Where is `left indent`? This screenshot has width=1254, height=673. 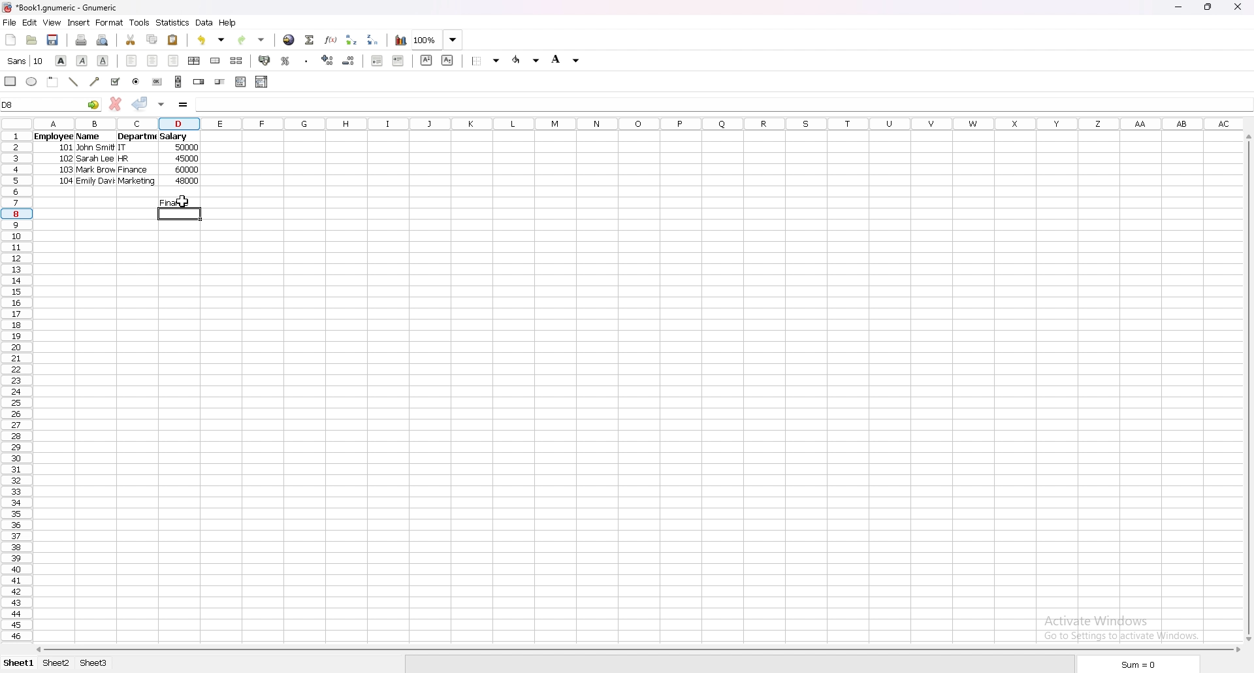
left indent is located at coordinates (133, 61).